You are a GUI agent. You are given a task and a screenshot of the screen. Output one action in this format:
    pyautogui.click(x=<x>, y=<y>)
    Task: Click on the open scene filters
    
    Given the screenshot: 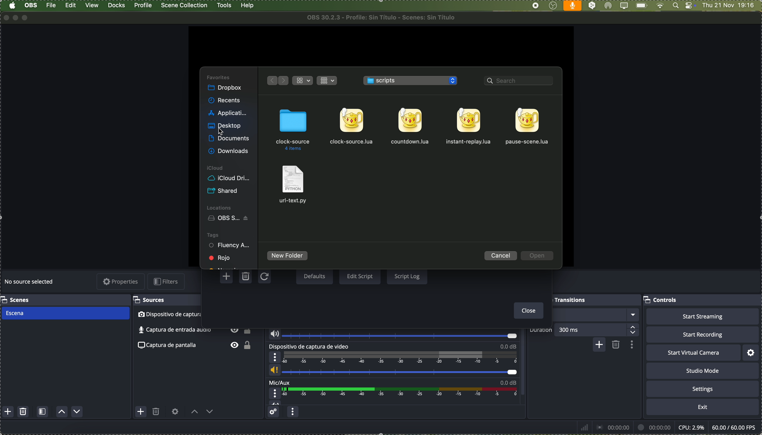 What is the action you would take?
    pyautogui.click(x=42, y=412)
    